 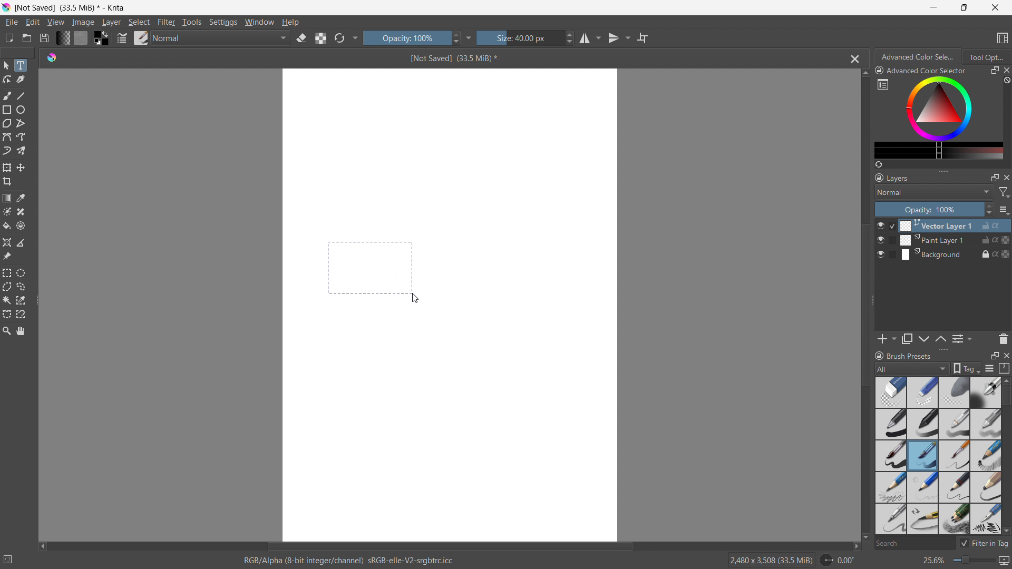 What do you see at coordinates (955, 487) in the screenshot?
I see `small tip pencil` at bounding box center [955, 487].